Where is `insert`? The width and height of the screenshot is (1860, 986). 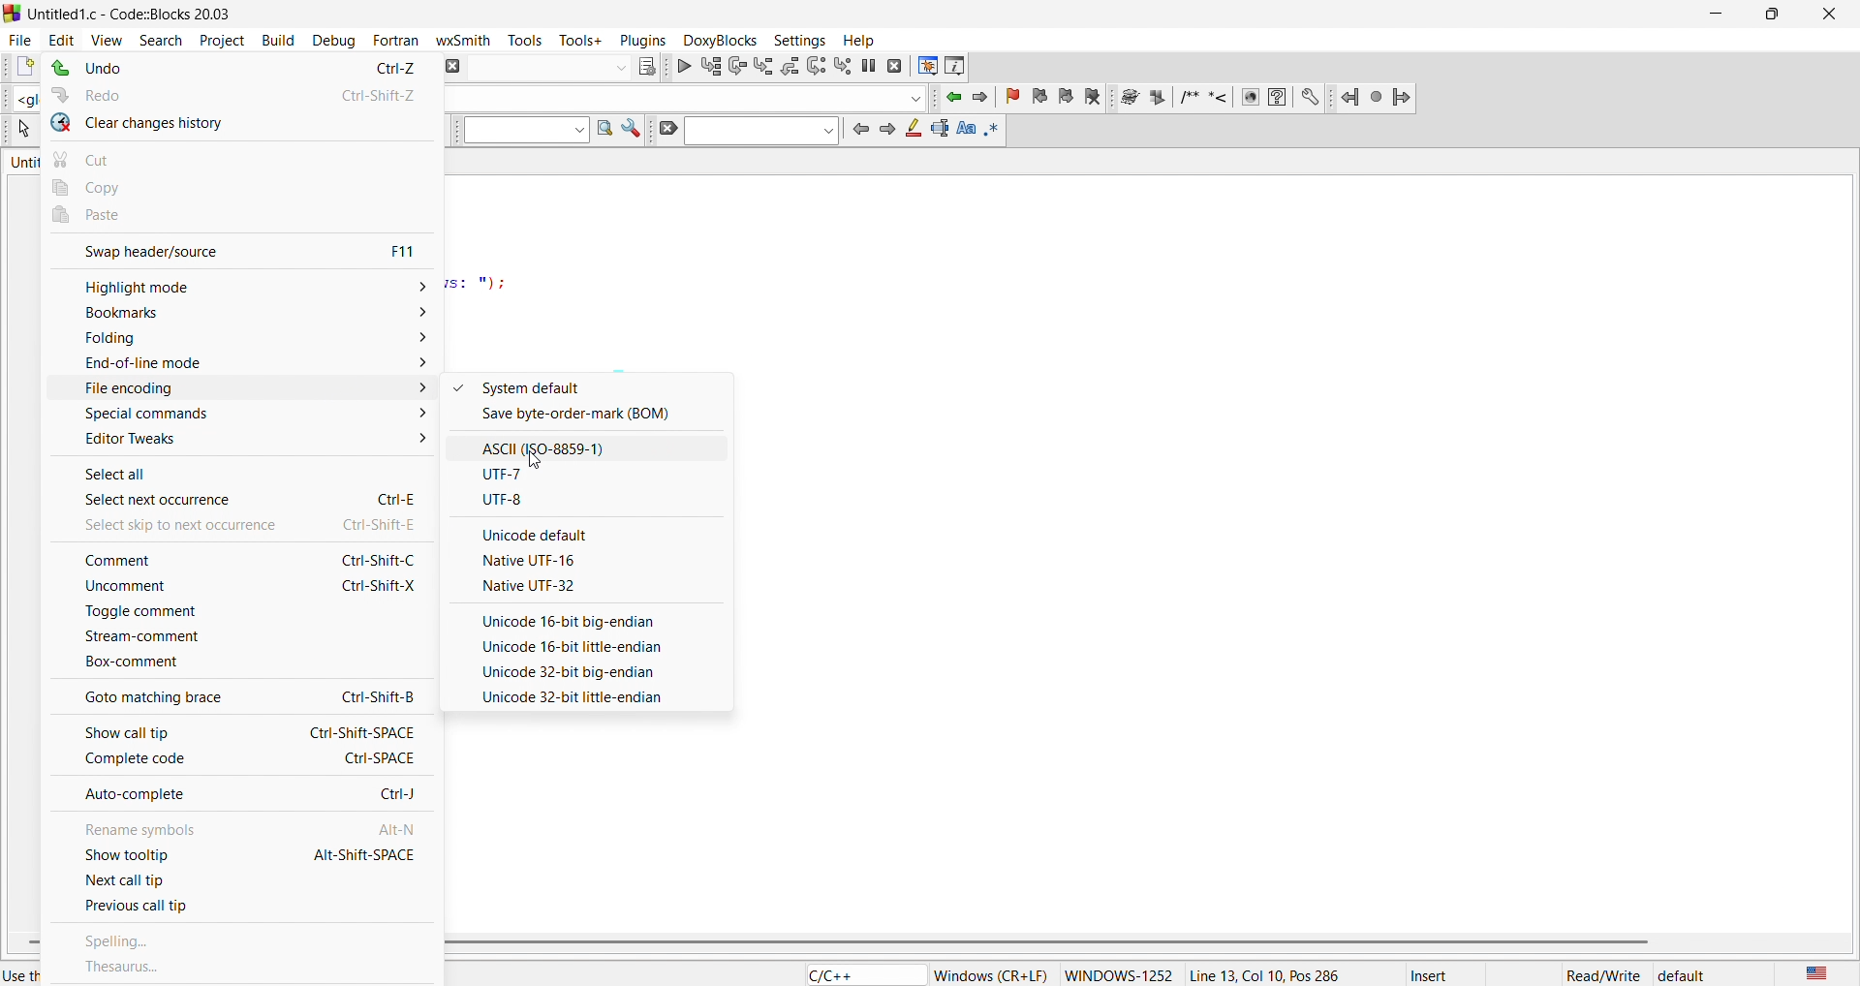 insert is located at coordinates (1432, 974).